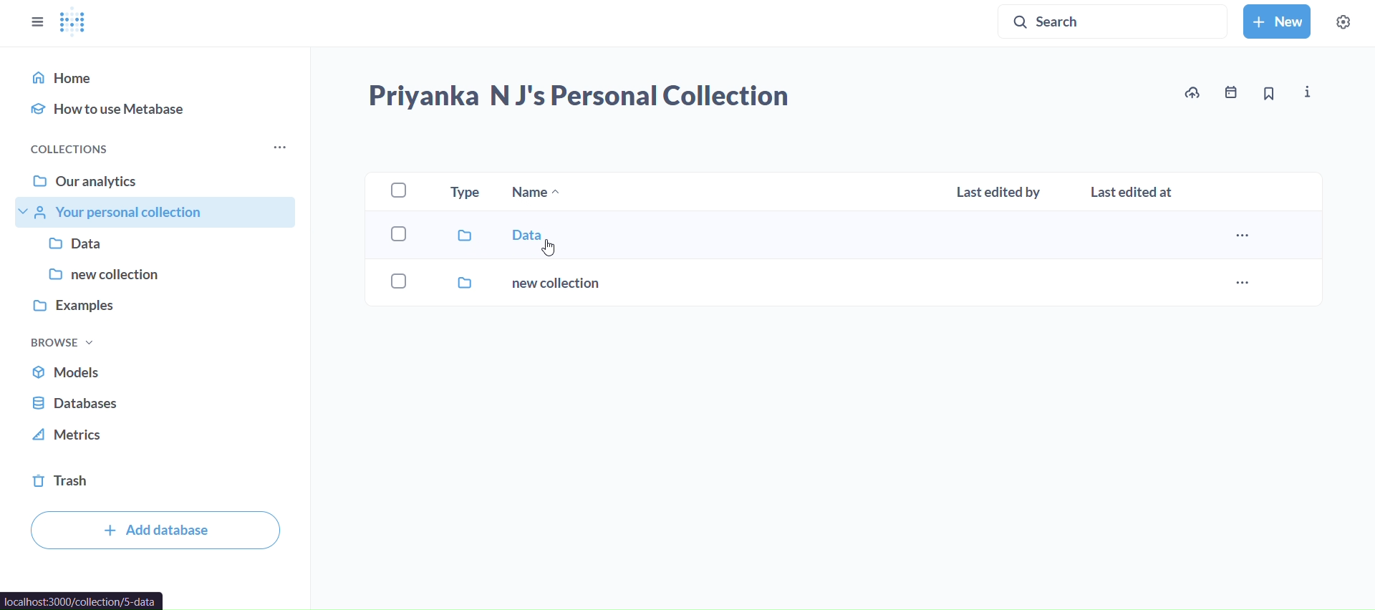  What do you see at coordinates (548, 250) in the screenshot?
I see `cursor` at bounding box center [548, 250].